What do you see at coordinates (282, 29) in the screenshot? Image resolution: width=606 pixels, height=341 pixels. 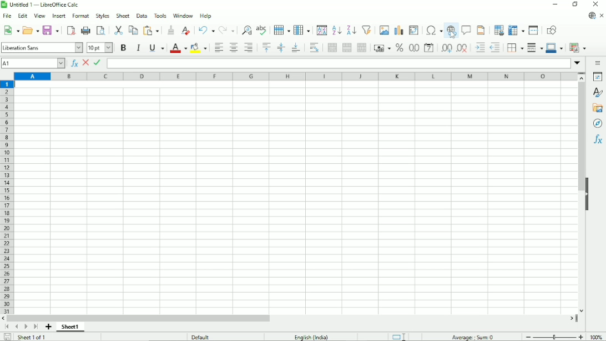 I see `Row` at bounding box center [282, 29].